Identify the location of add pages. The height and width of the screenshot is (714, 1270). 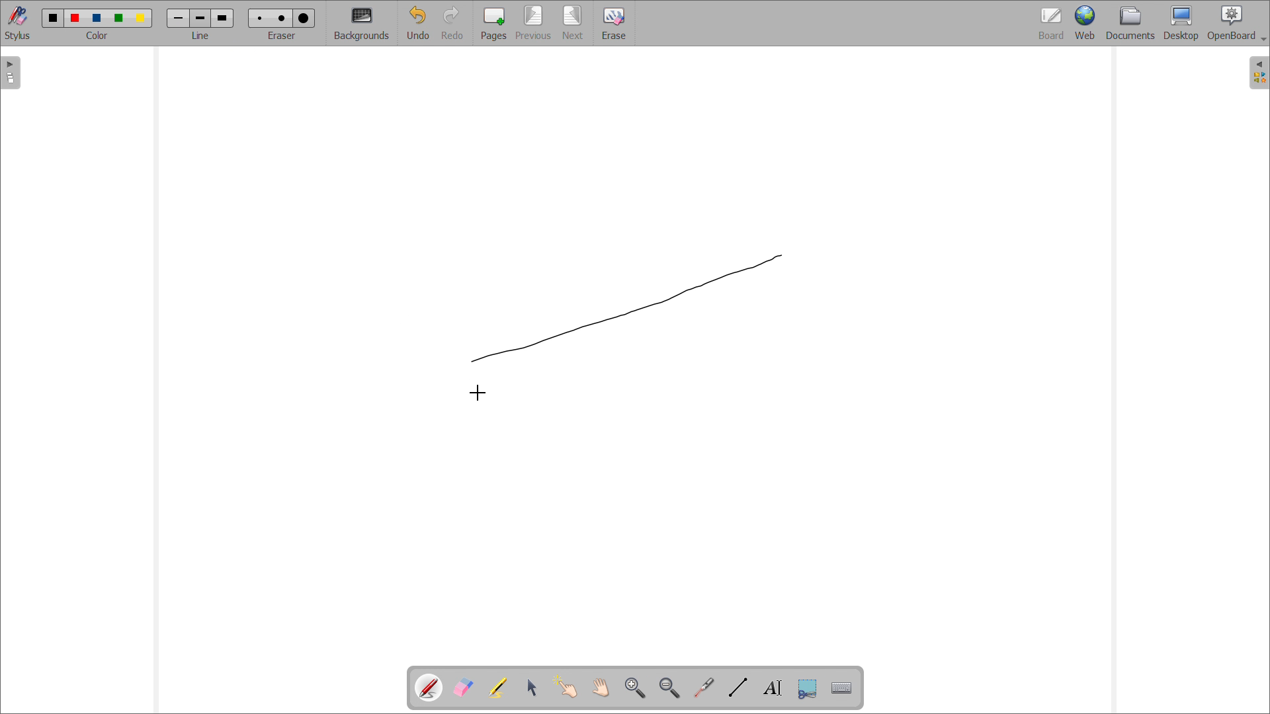
(494, 23).